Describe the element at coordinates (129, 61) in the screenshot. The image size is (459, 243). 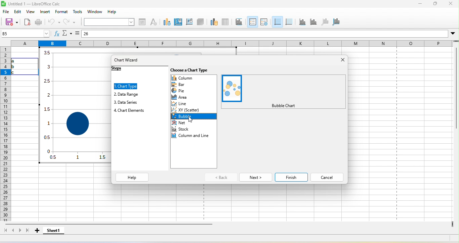
I see `chart wizard` at that location.